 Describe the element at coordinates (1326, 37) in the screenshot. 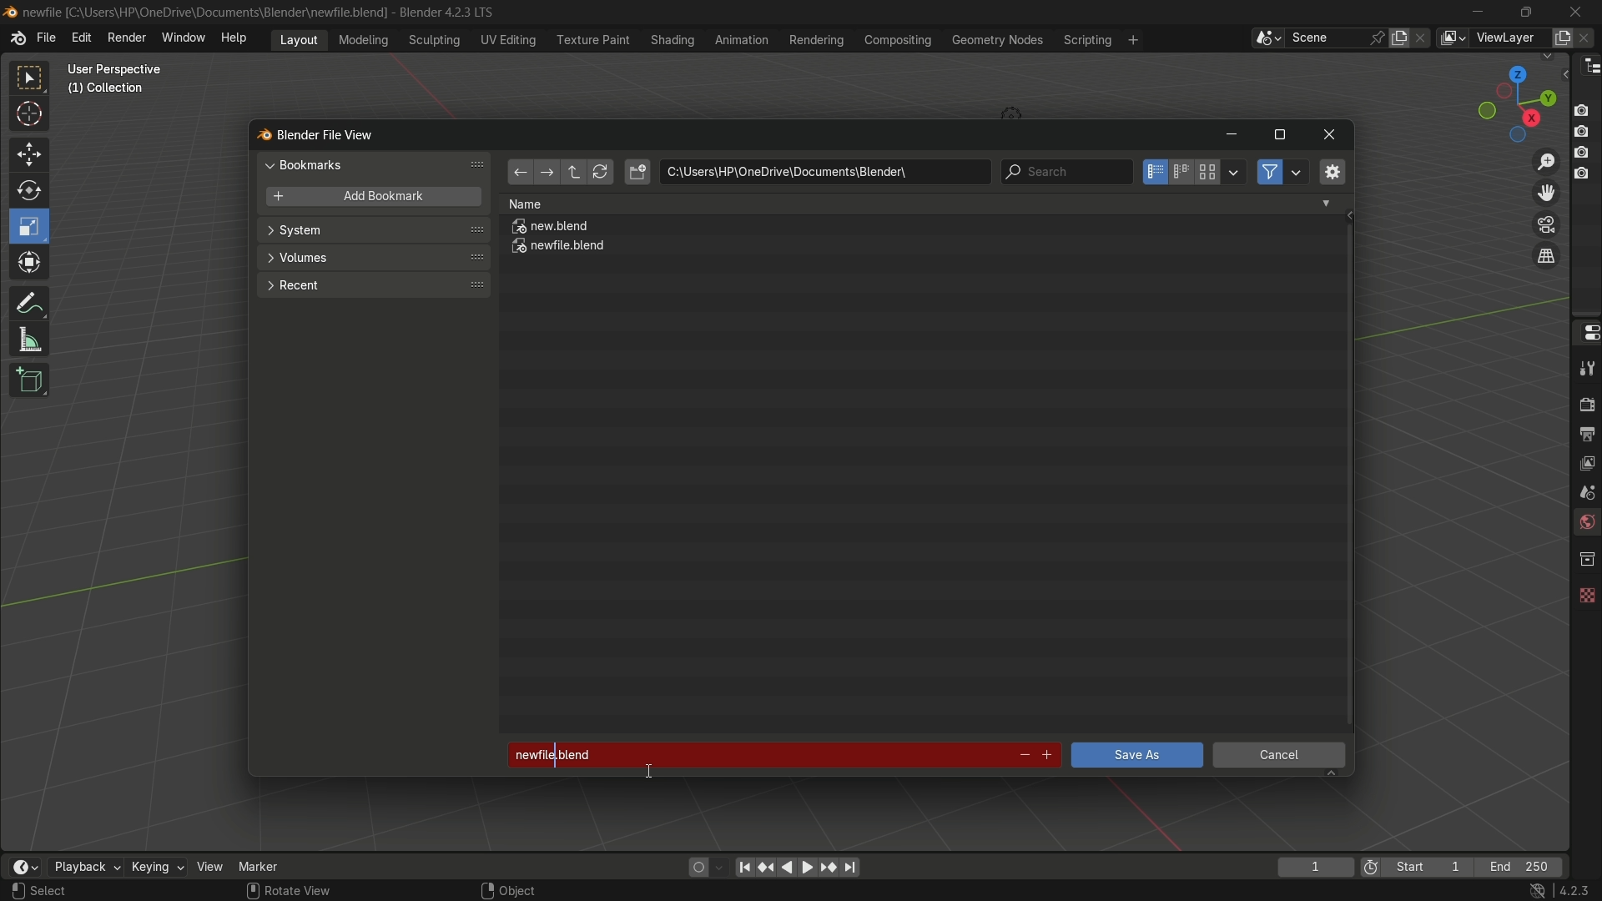

I see `scene name` at that location.